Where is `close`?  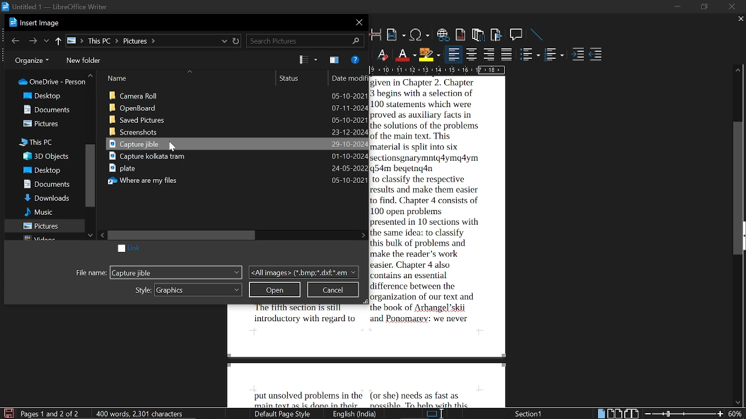
close is located at coordinates (359, 21).